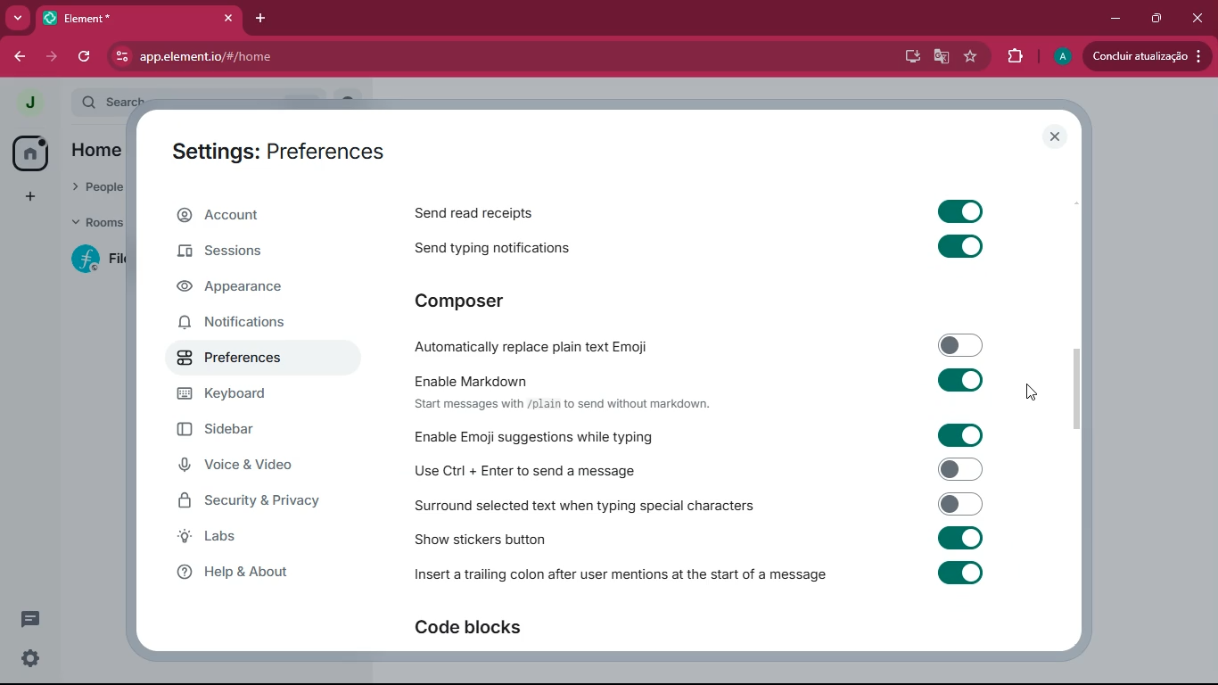 This screenshot has height=685, width=1218. Describe the element at coordinates (275, 152) in the screenshot. I see `Settings: Preferences` at that location.